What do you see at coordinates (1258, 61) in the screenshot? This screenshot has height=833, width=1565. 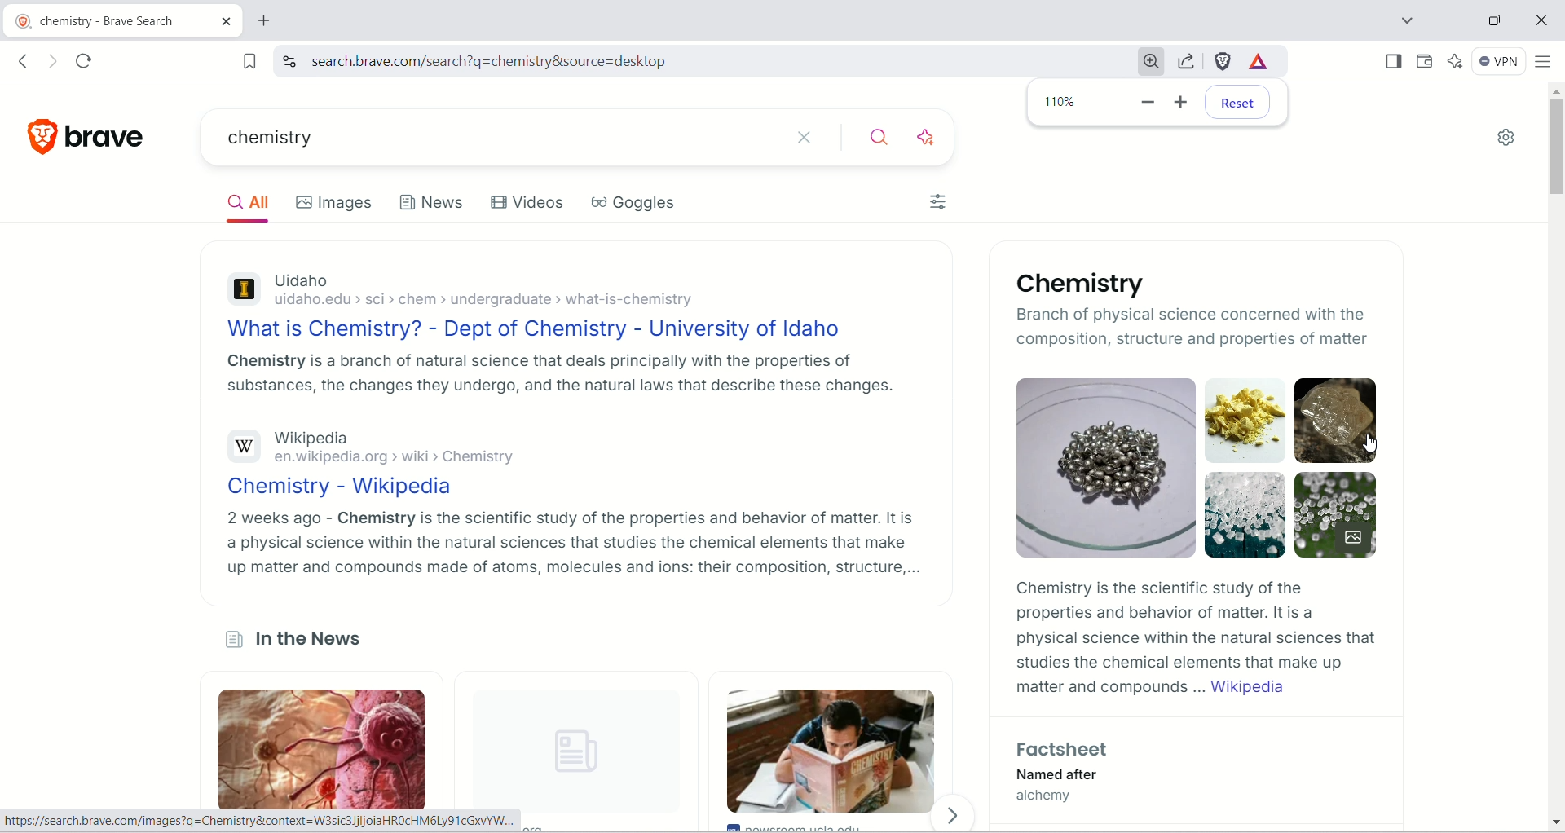 I see `rewards` at bounding box center [1258, 61].